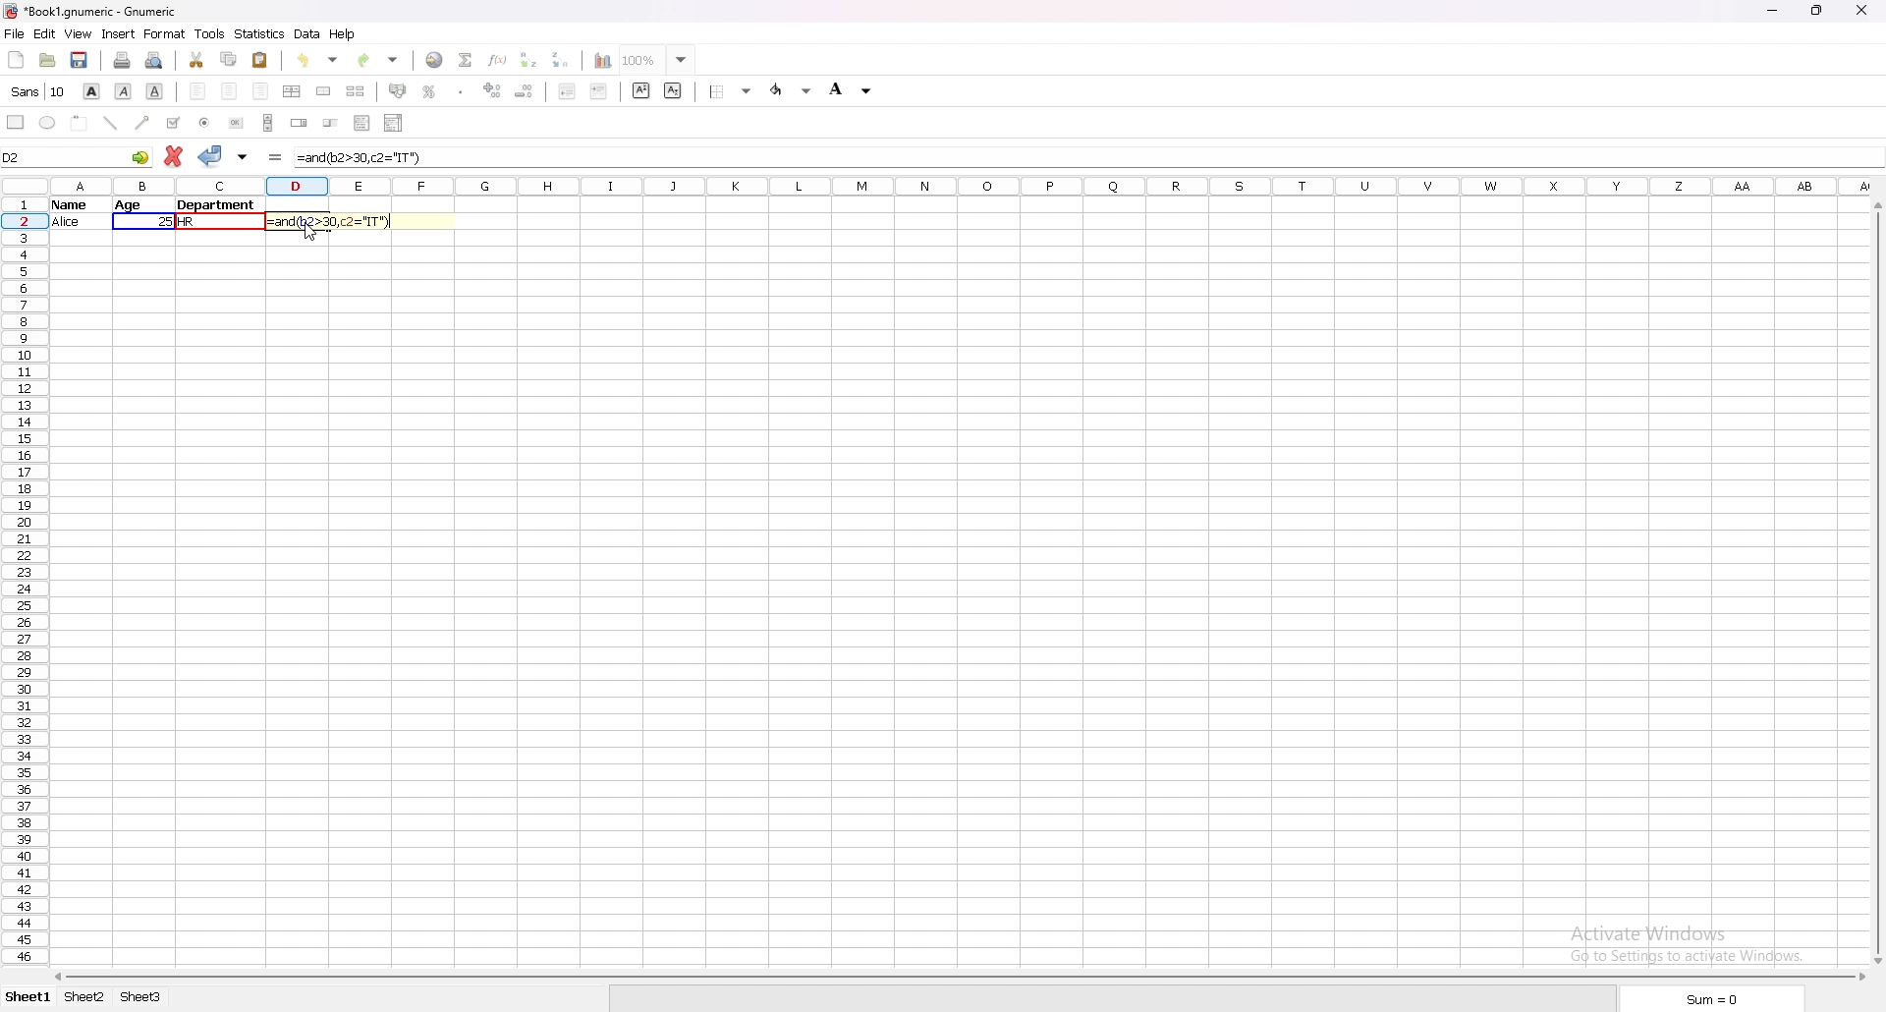  What do you see at coordinates (111, 122) in the screenshot?
I see `line` at bounding box center [111, 122].